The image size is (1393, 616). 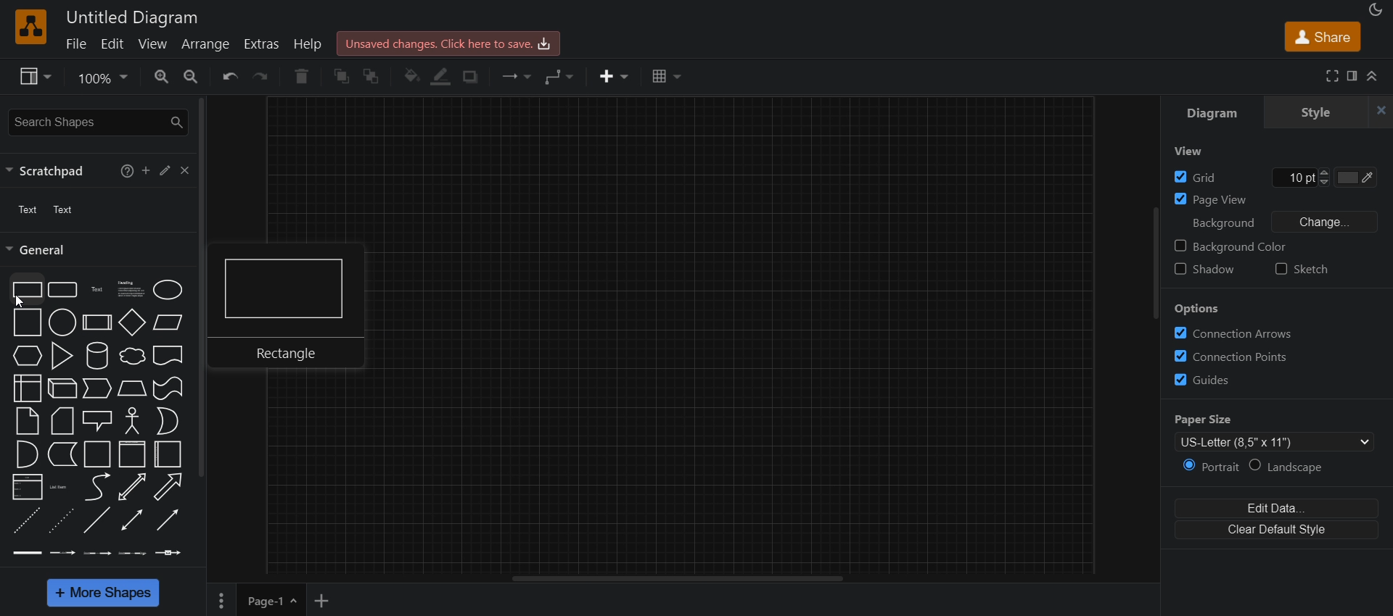 What do you see at coordinates (146, 171) in the screenshot?
I see `add` at bounding box center [146, 171].